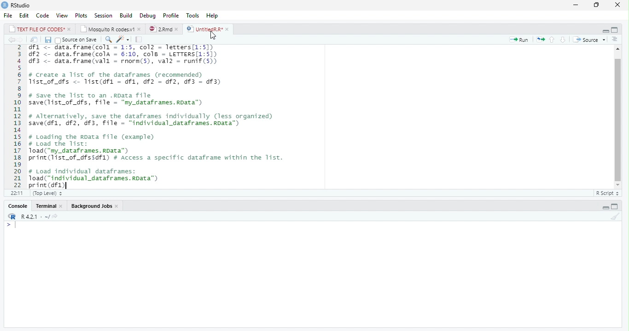 The image size is (629, 331). I want to click on UntitiedR.R, so click(209, 29).